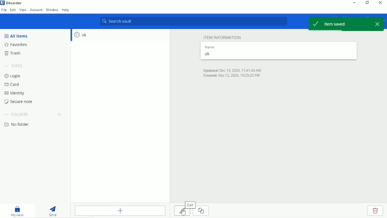 The height and width of the screenshot is (218, 387). Describe the element at coordinates (17, 114) in the screenshot. I see `Folders` at that location.